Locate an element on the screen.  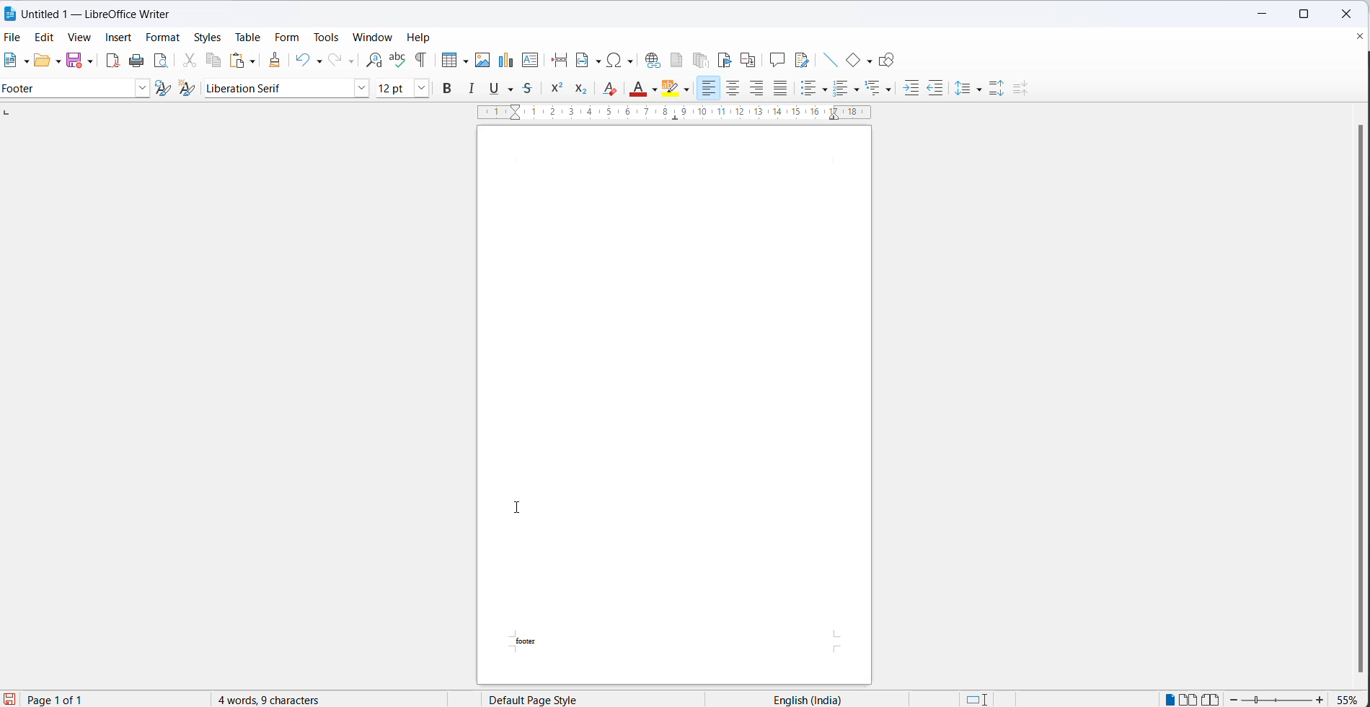
help  is located at coordinates (423, 38).